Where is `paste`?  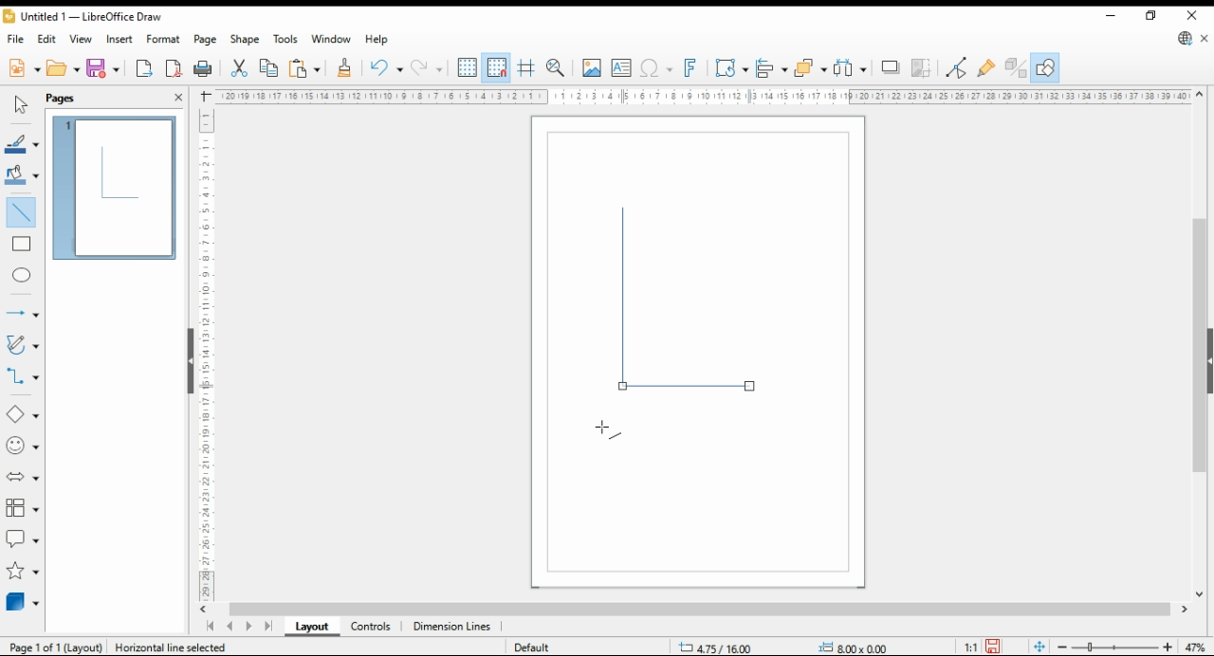
paste is located at coordinates (304, 68).